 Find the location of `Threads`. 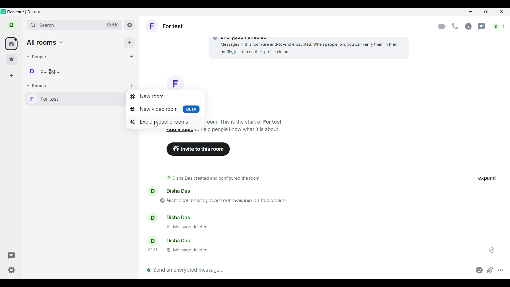

Threads is located at coordinates (11, 255).